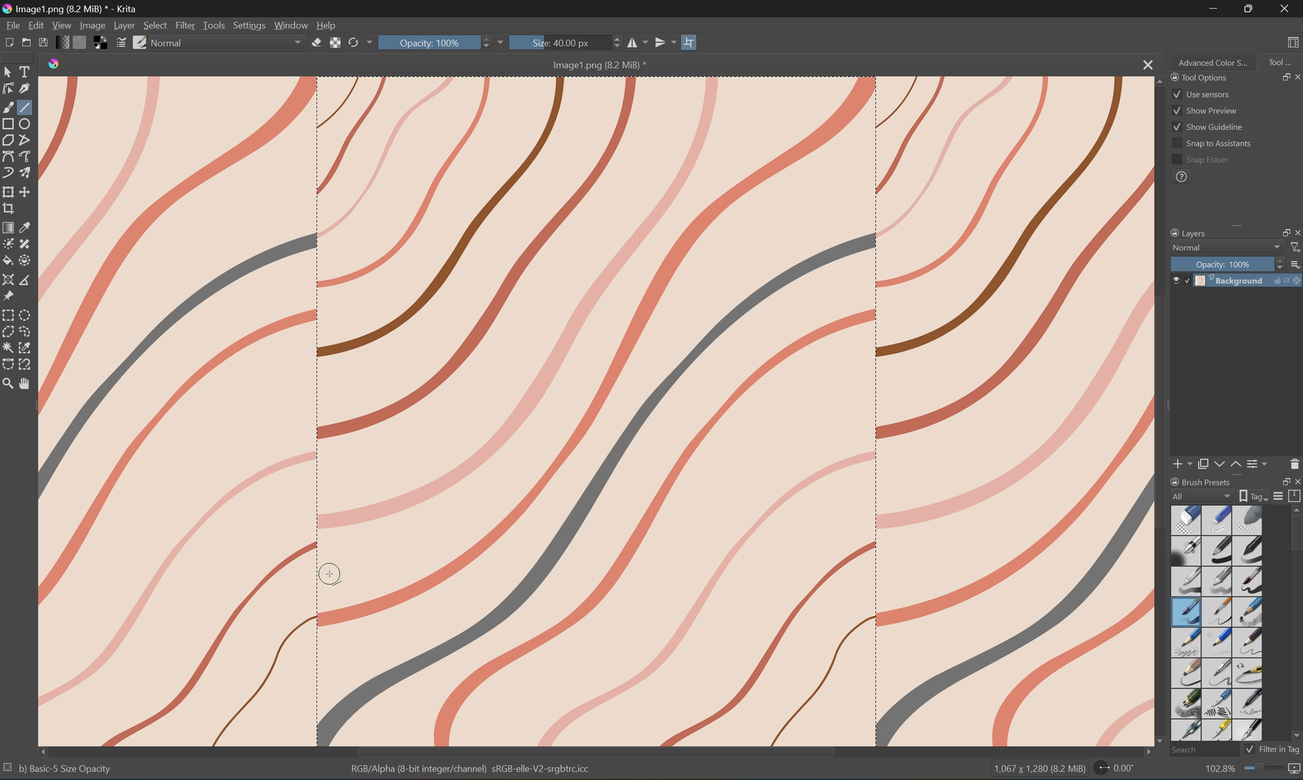  What do you see at coordinates (1258, 462) in the screenshot?
I see `View or change the layer properties` at bounding box center [1258, 462].